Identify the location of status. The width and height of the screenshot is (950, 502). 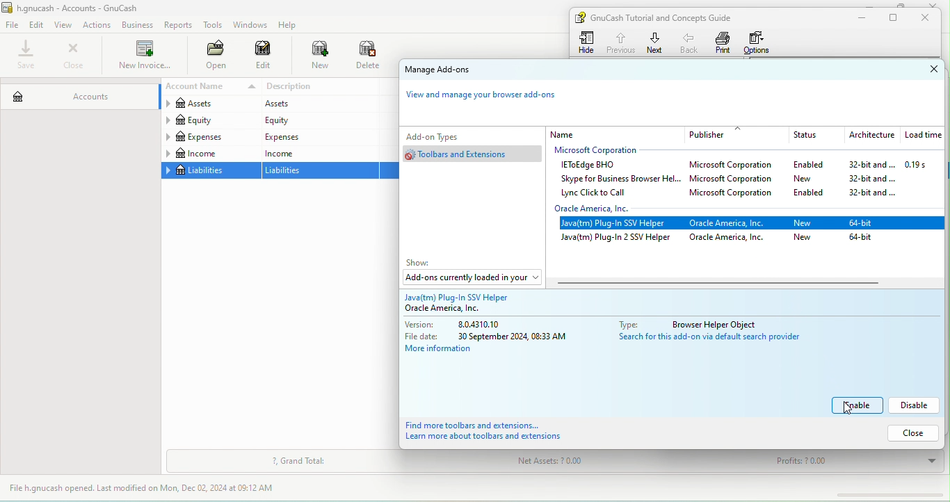
(812, 136).